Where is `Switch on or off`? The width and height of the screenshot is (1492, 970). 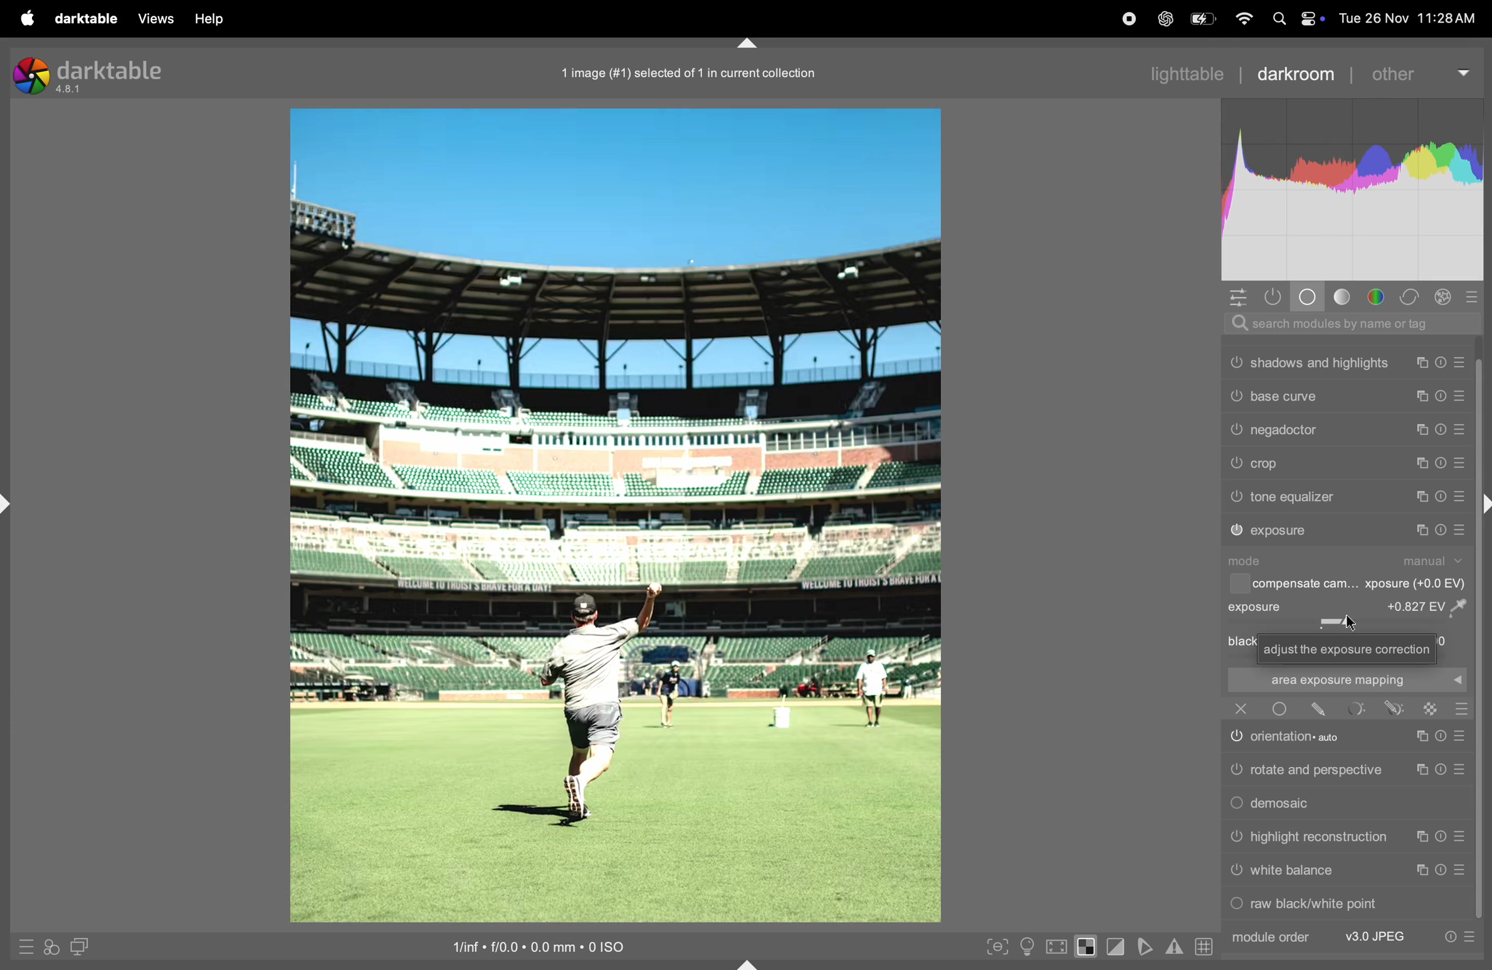 Switch on or off is located at coordinates (1236, 464).